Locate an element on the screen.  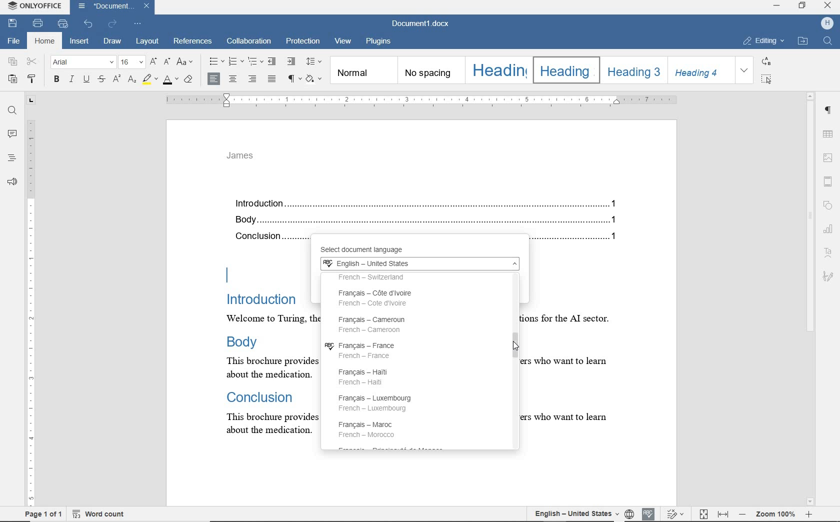
English - United States is located at coordinates (418, 264).